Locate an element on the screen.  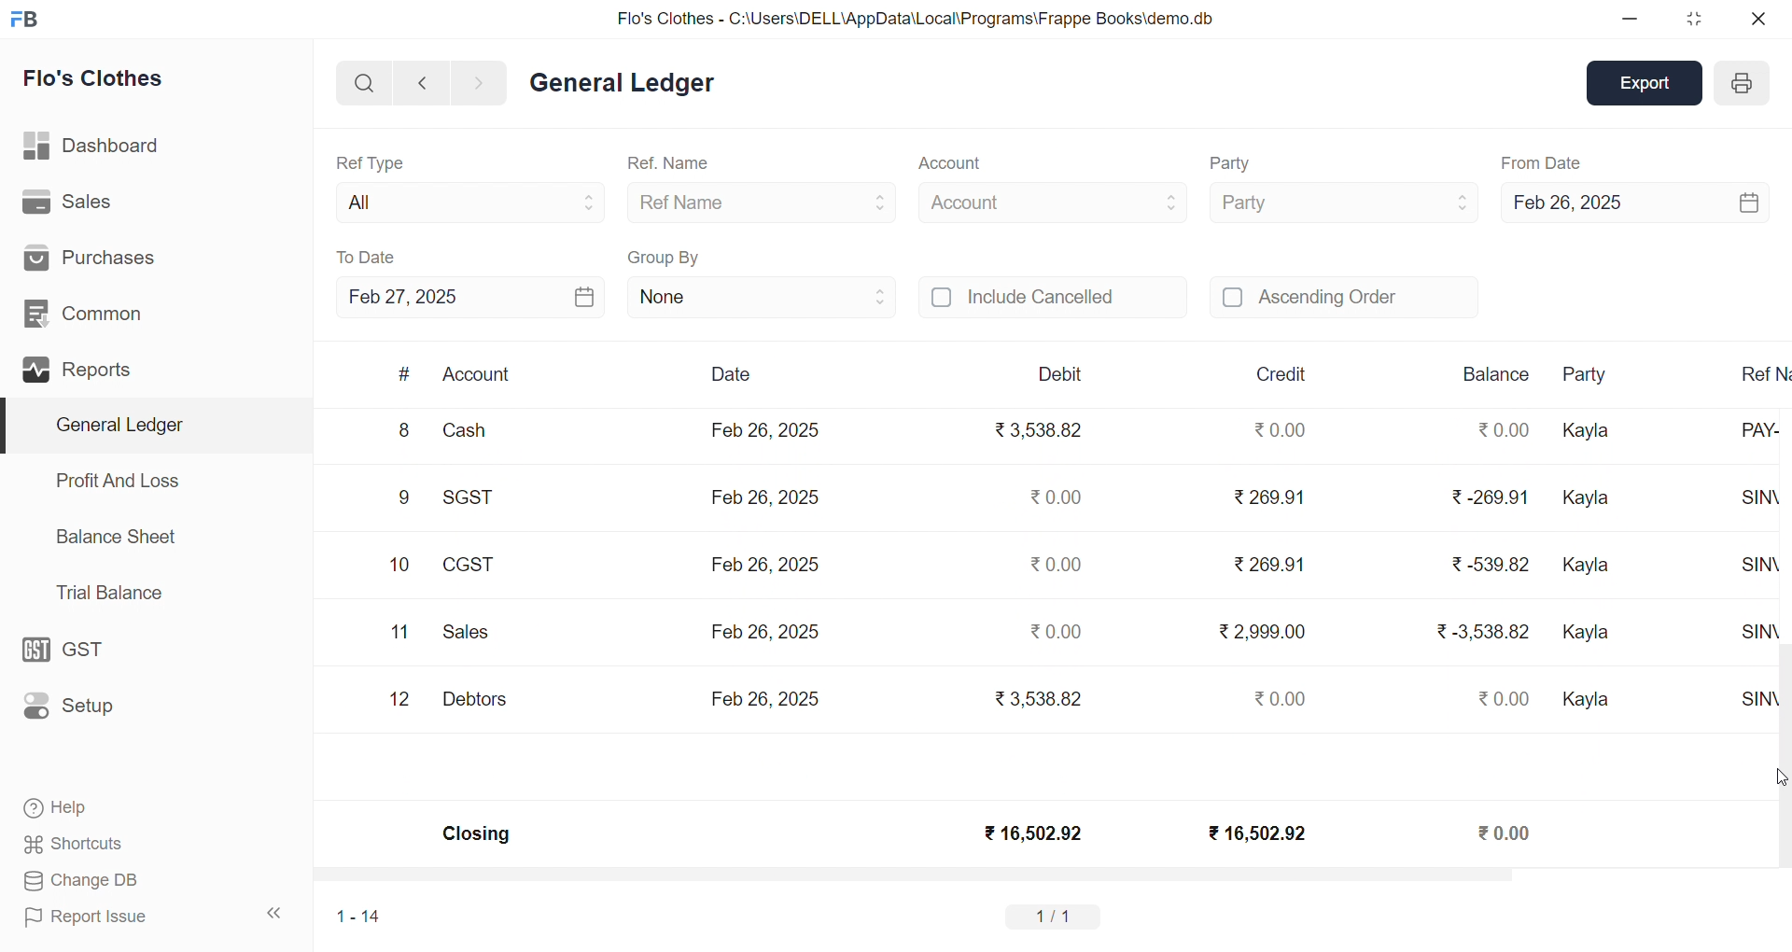
₹ 16,502.92 is located at coordinates (1031, 833).